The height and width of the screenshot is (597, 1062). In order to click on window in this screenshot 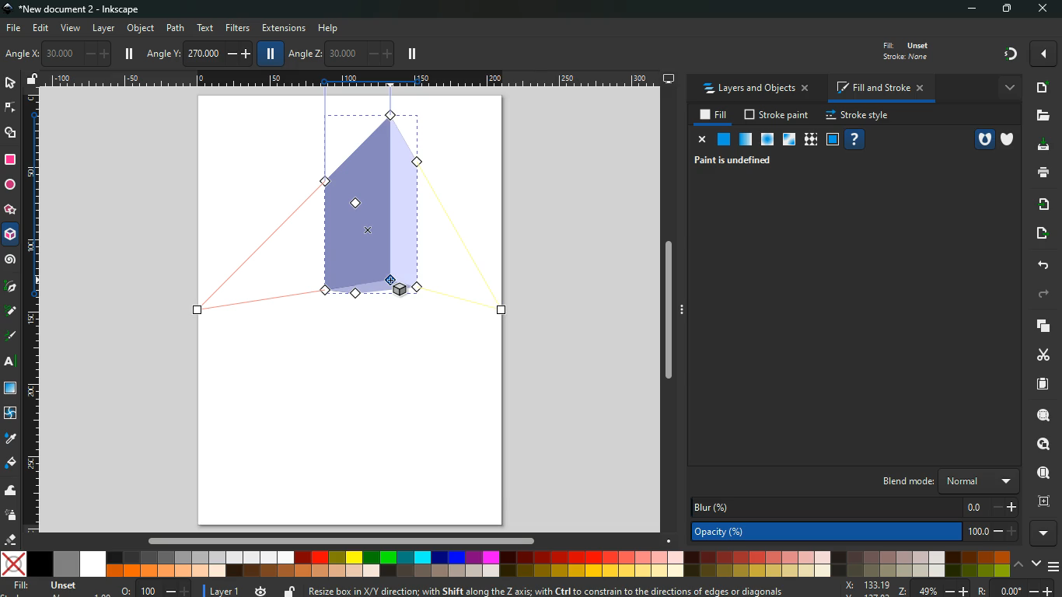, I will do `click(788, 140)`.